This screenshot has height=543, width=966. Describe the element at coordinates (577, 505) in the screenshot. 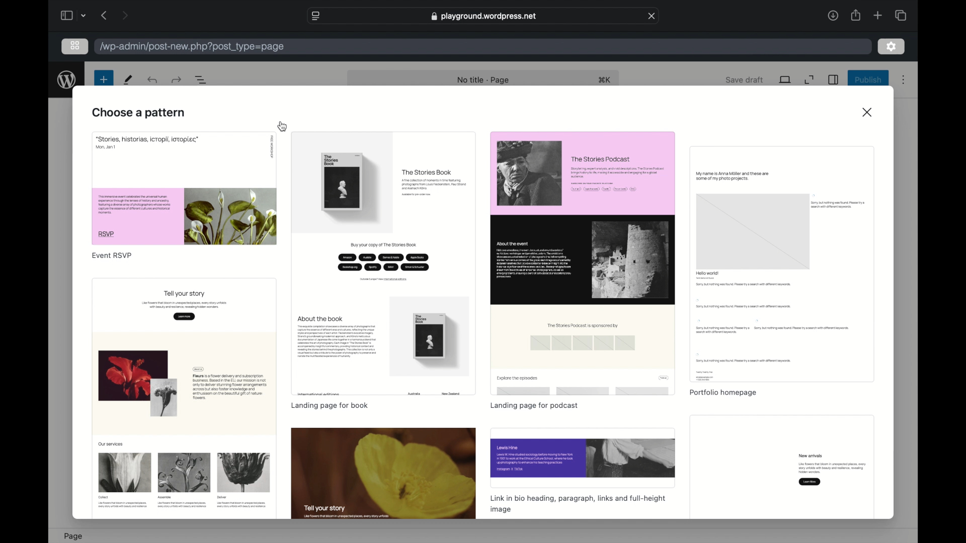

I see `link in bio, heading, paragraph, links and full-height image` at that location.